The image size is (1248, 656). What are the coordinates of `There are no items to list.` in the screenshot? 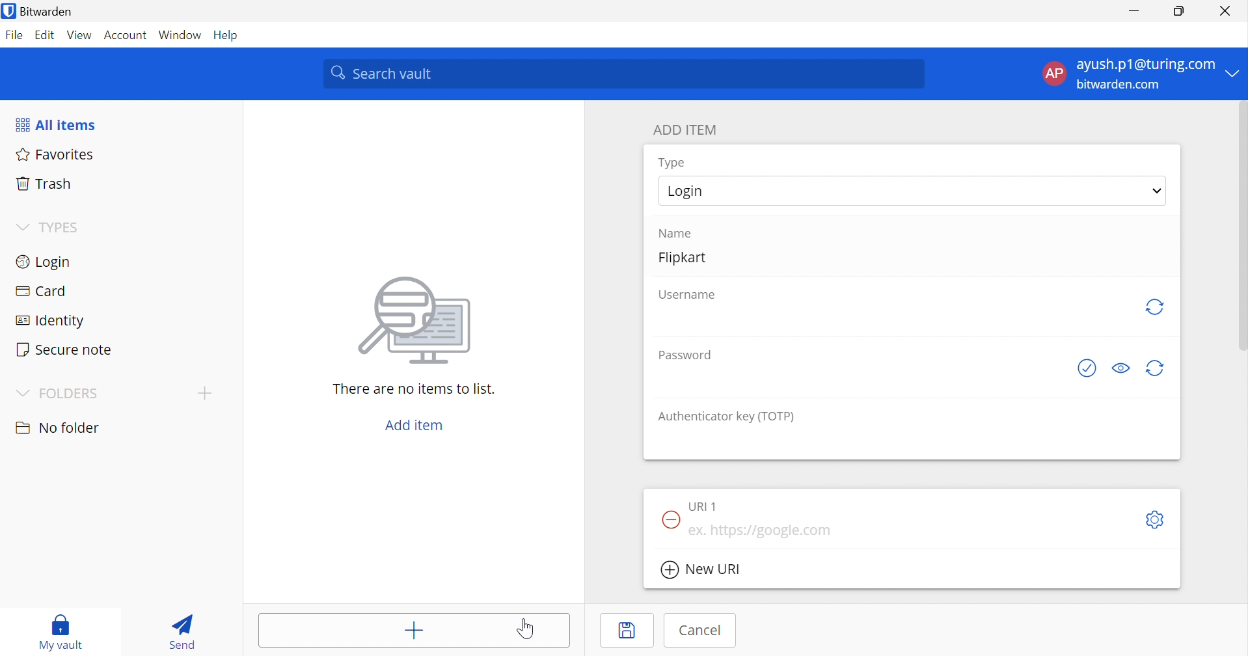 It's located at (415, 390).